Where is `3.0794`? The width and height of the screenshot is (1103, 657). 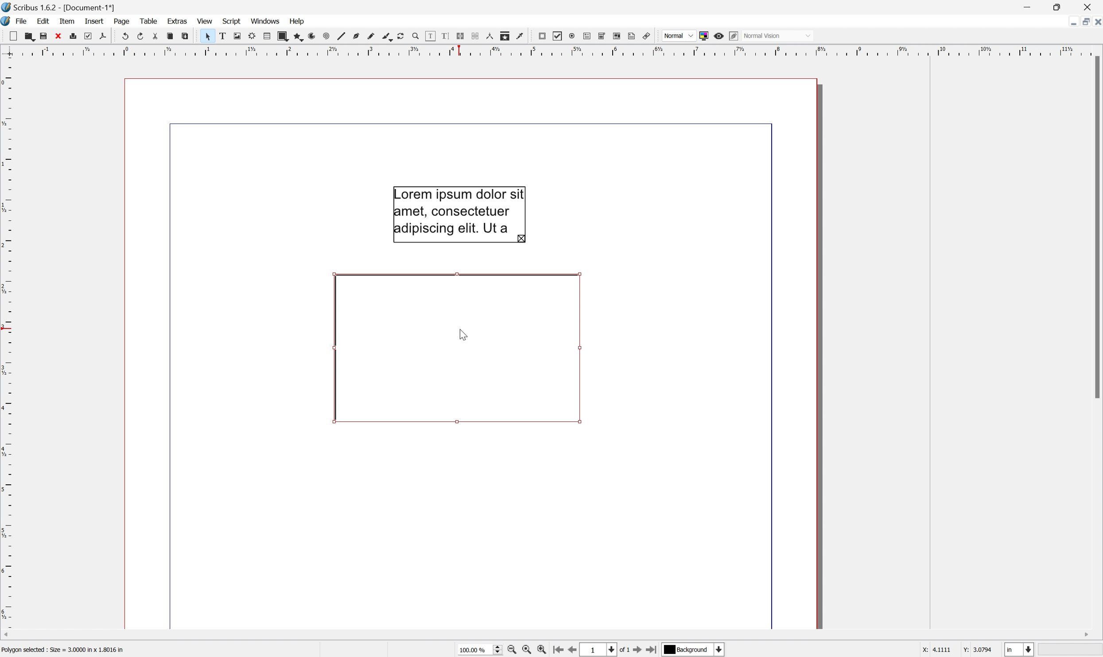 3.0794 is located at coordinates (984, 651).